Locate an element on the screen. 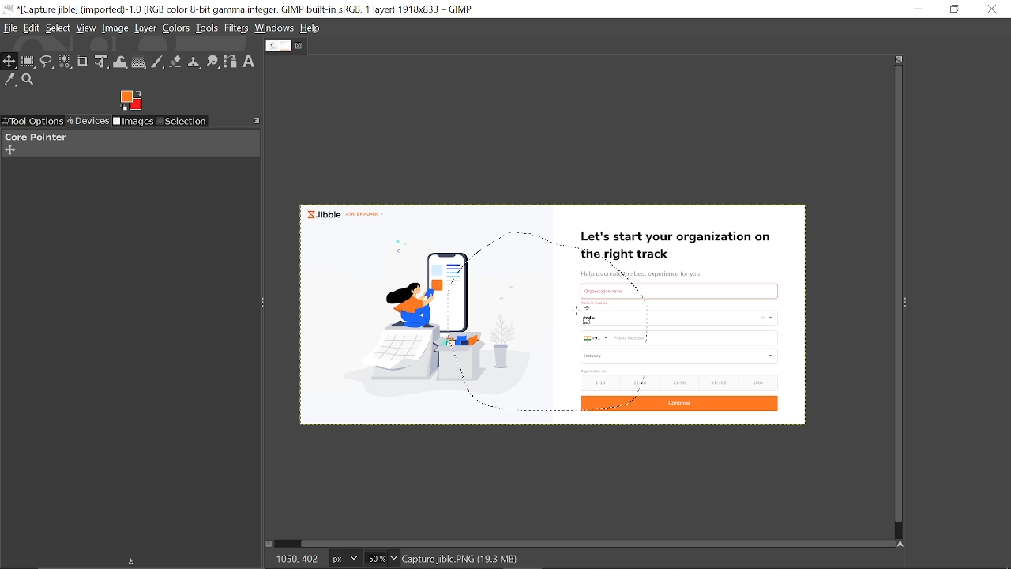 The image size is (1011, 569). Free select tool is located at coordinates (47, 62).